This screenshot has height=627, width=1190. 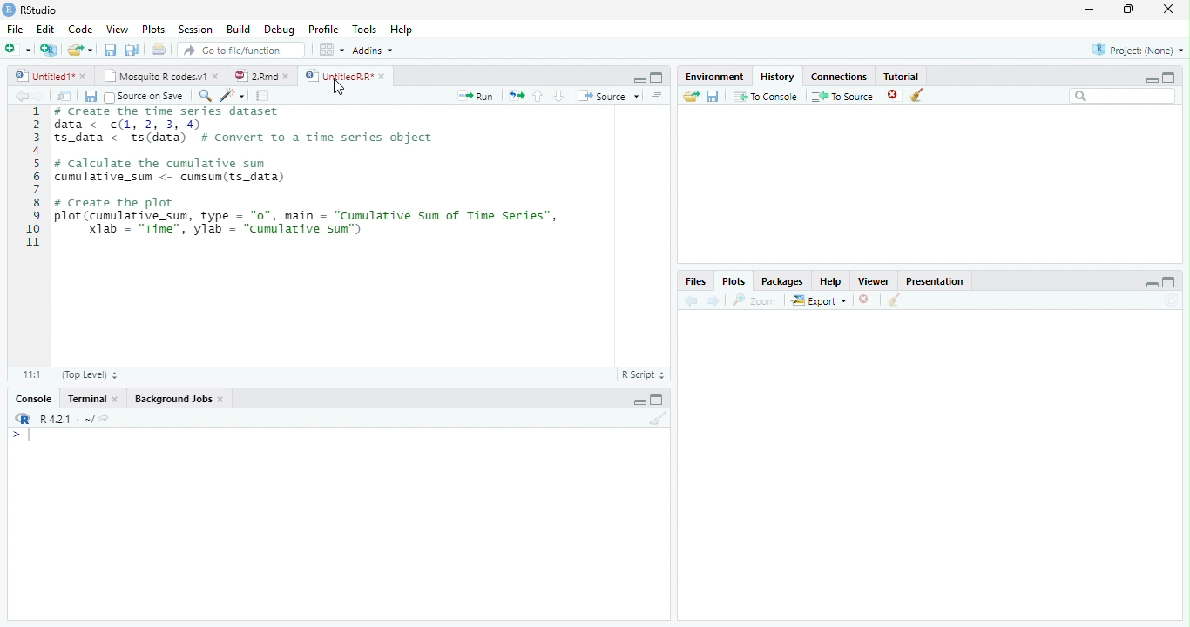 What do you see at coordinates (160, 51) in the screenshot?
I see `Print` at bounding box center [160, 51].